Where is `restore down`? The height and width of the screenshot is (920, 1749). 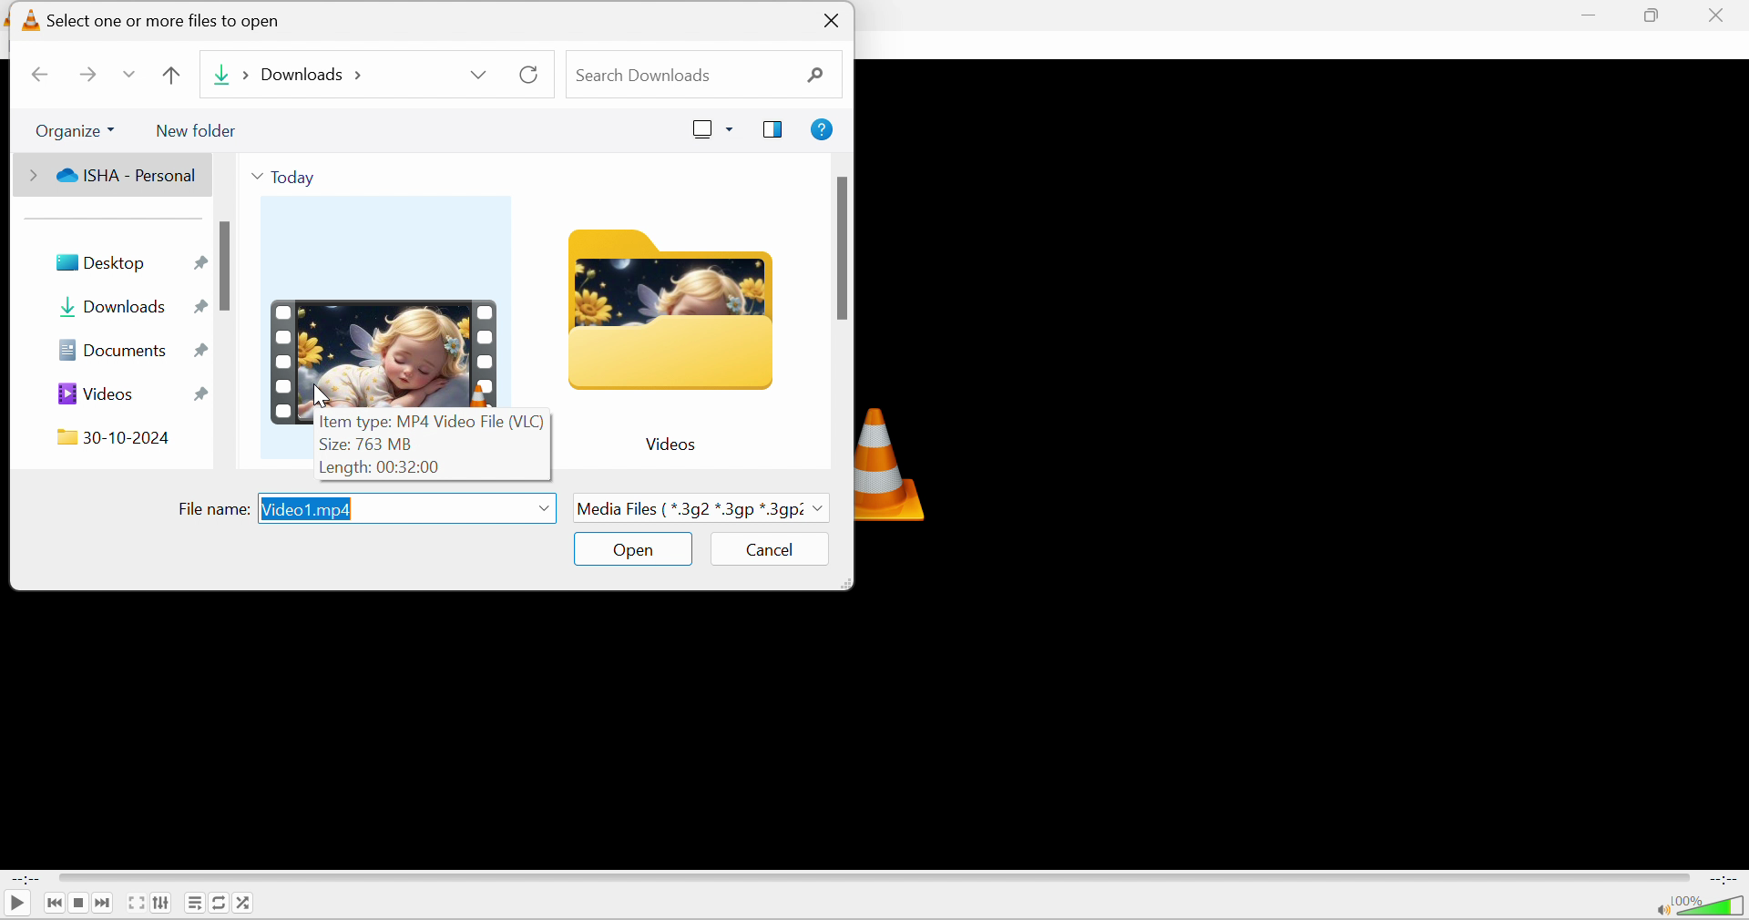
restore down is located at coordinates (1654, 13).